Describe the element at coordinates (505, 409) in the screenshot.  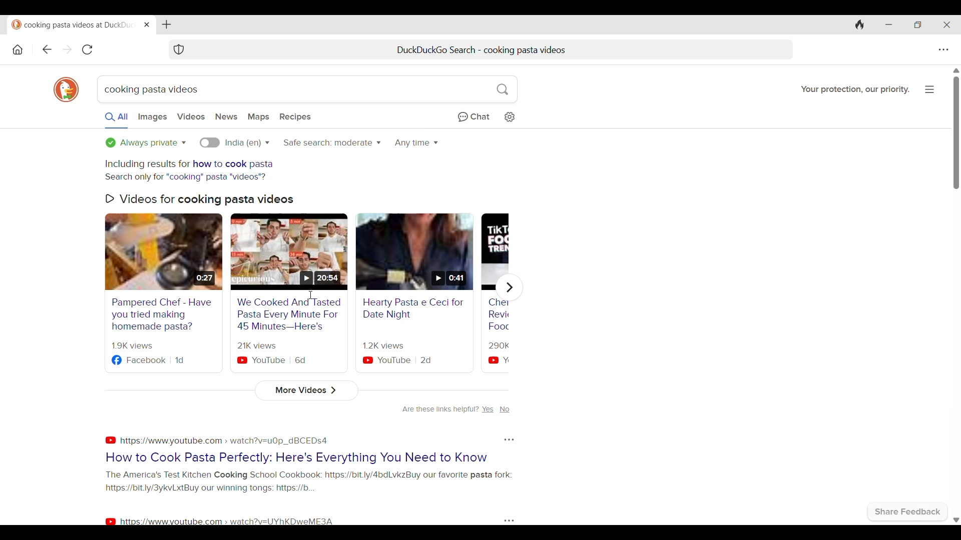
I see `no` at that location.